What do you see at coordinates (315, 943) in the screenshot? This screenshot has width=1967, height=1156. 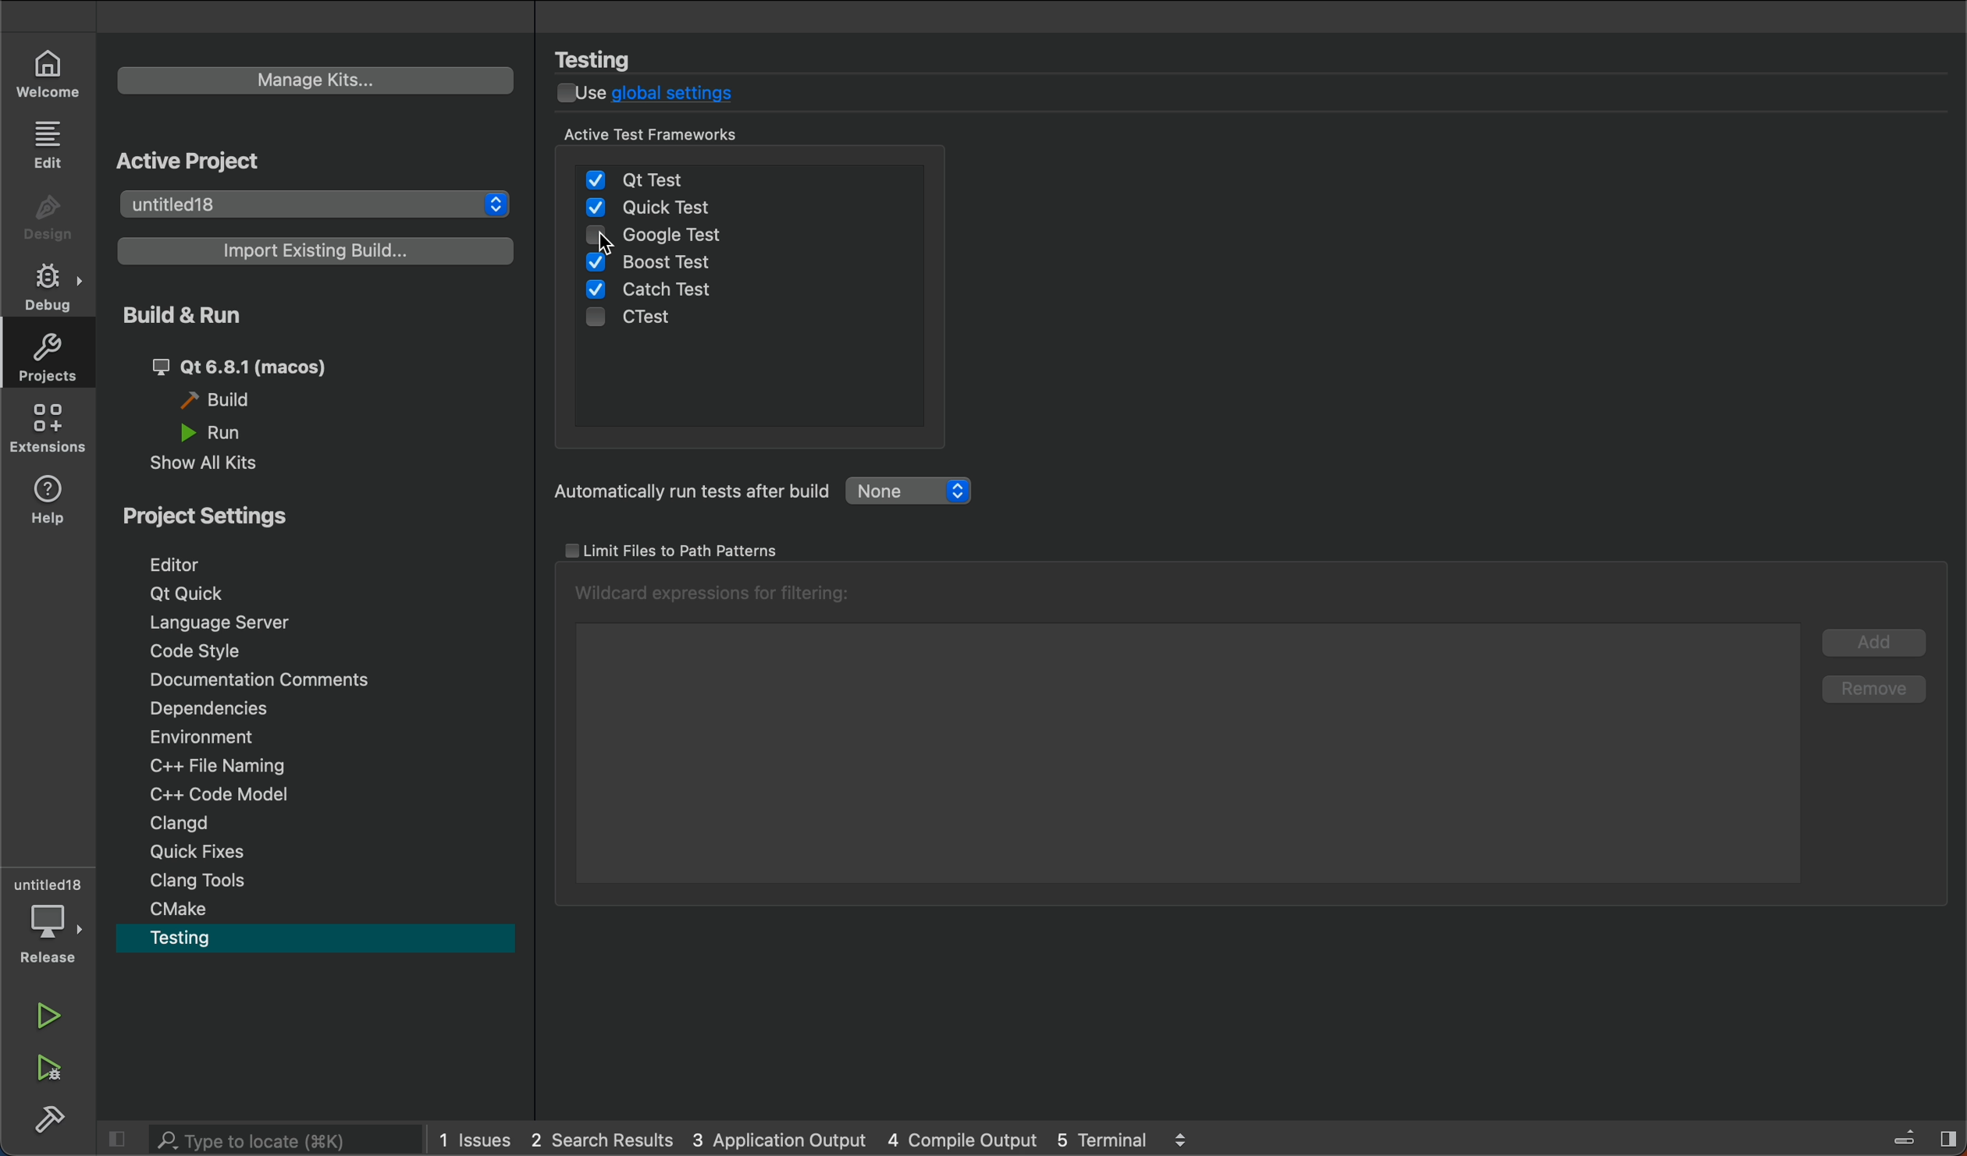 I see `testing` at bounding box center [315, 943].